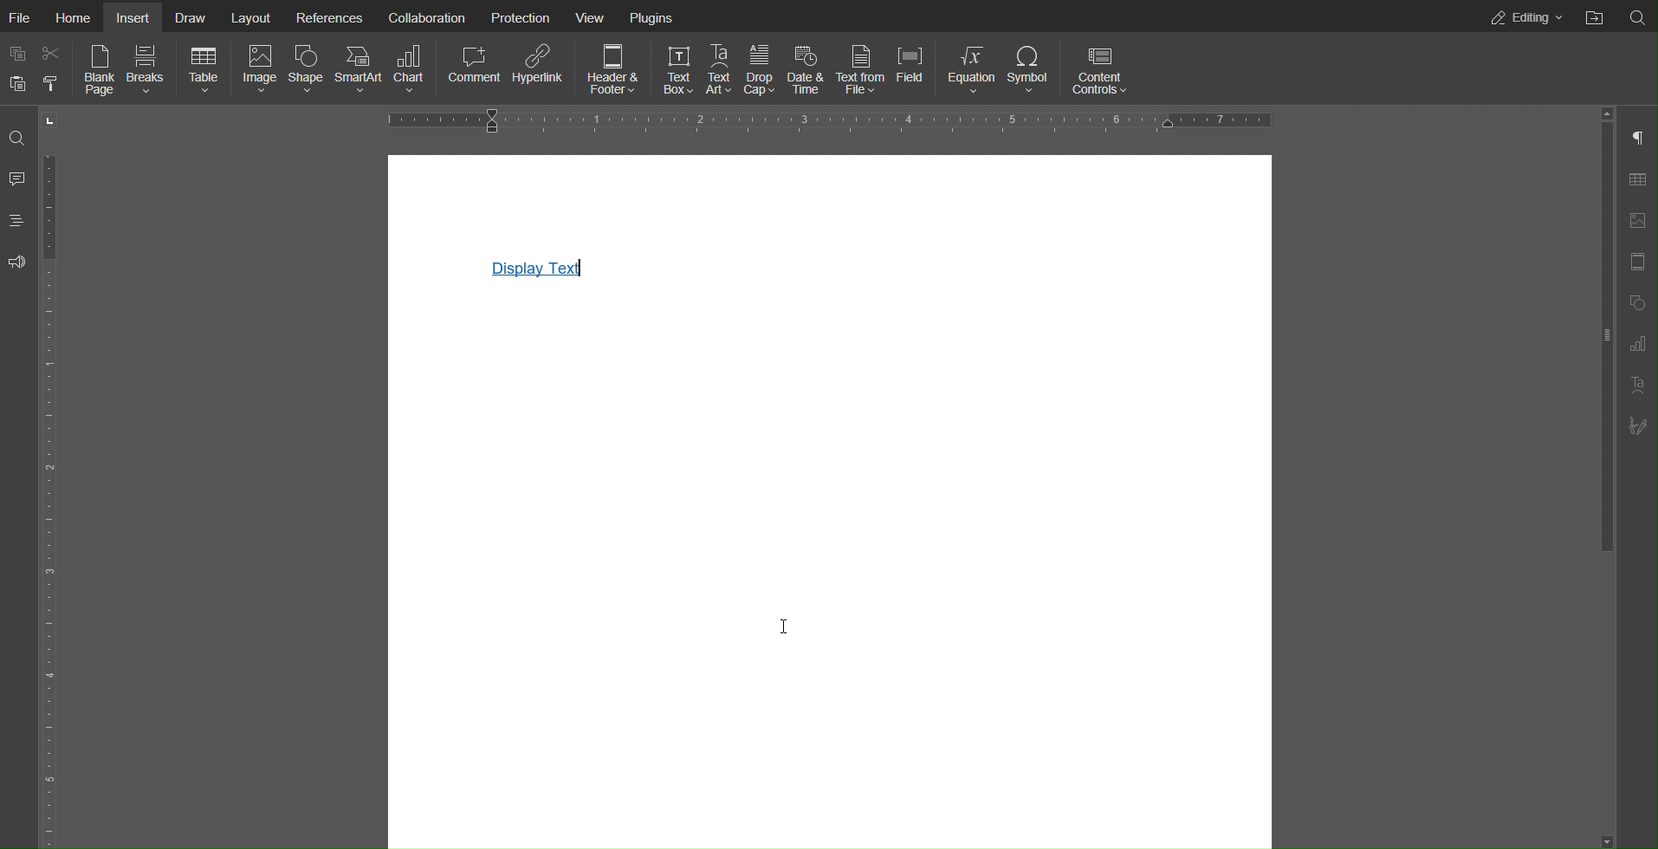 The height and width of the screenshot is (849, 1658). Describe the element at coordinates (539, 269) in the screenshot. I see `Display Text Link` at that location.